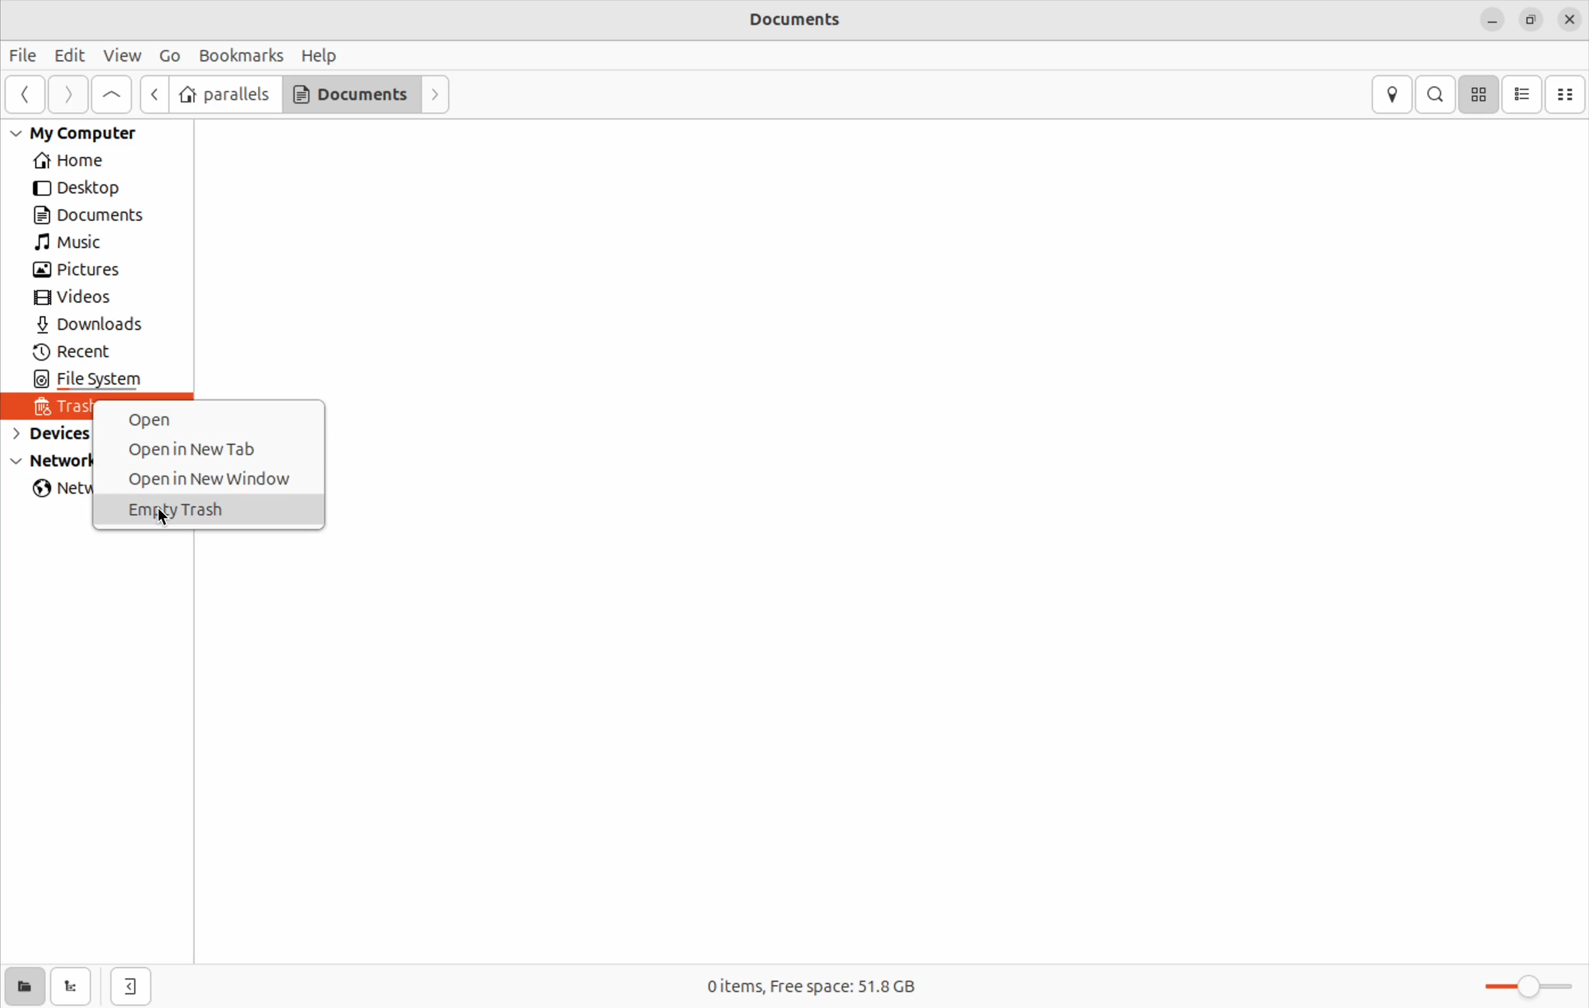 This screenshot has width=1589, height=1008. Describe the element at coordinates (23, 986) in the screenshot. I see `show places` at that location.